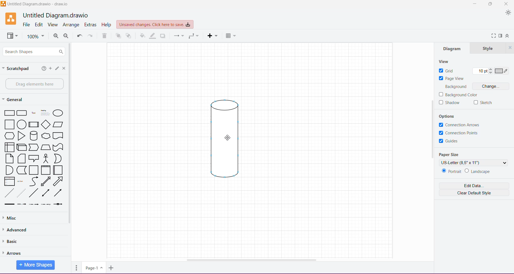  I want to click on Shadow, so click(450, 103).